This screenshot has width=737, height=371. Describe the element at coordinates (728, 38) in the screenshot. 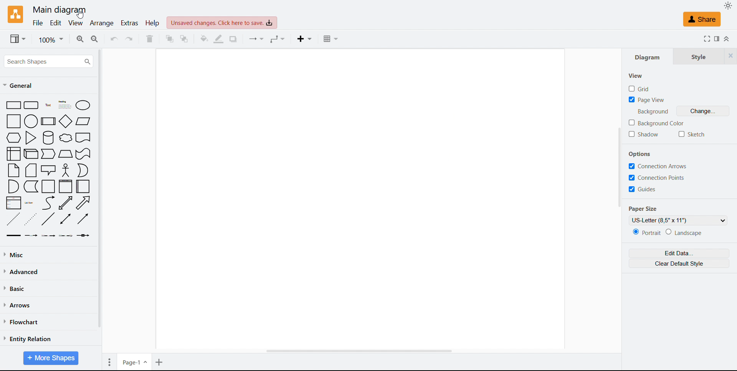

I see `Collapse ` at that location.